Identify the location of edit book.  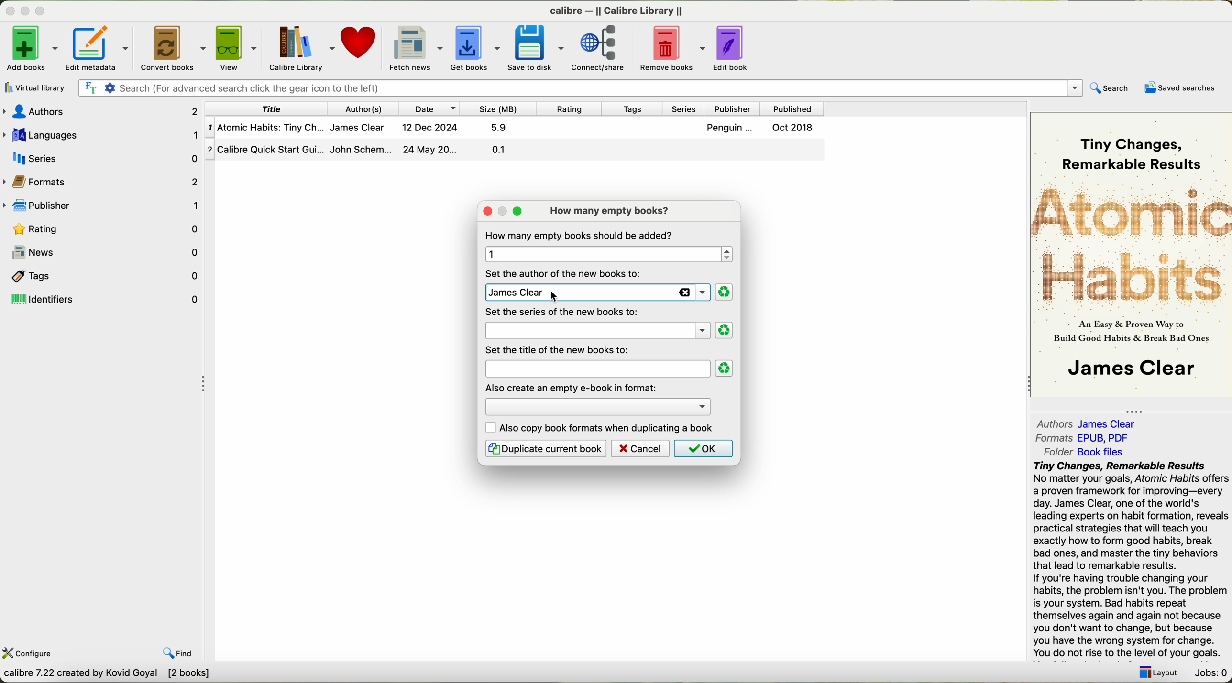
(735, 49).